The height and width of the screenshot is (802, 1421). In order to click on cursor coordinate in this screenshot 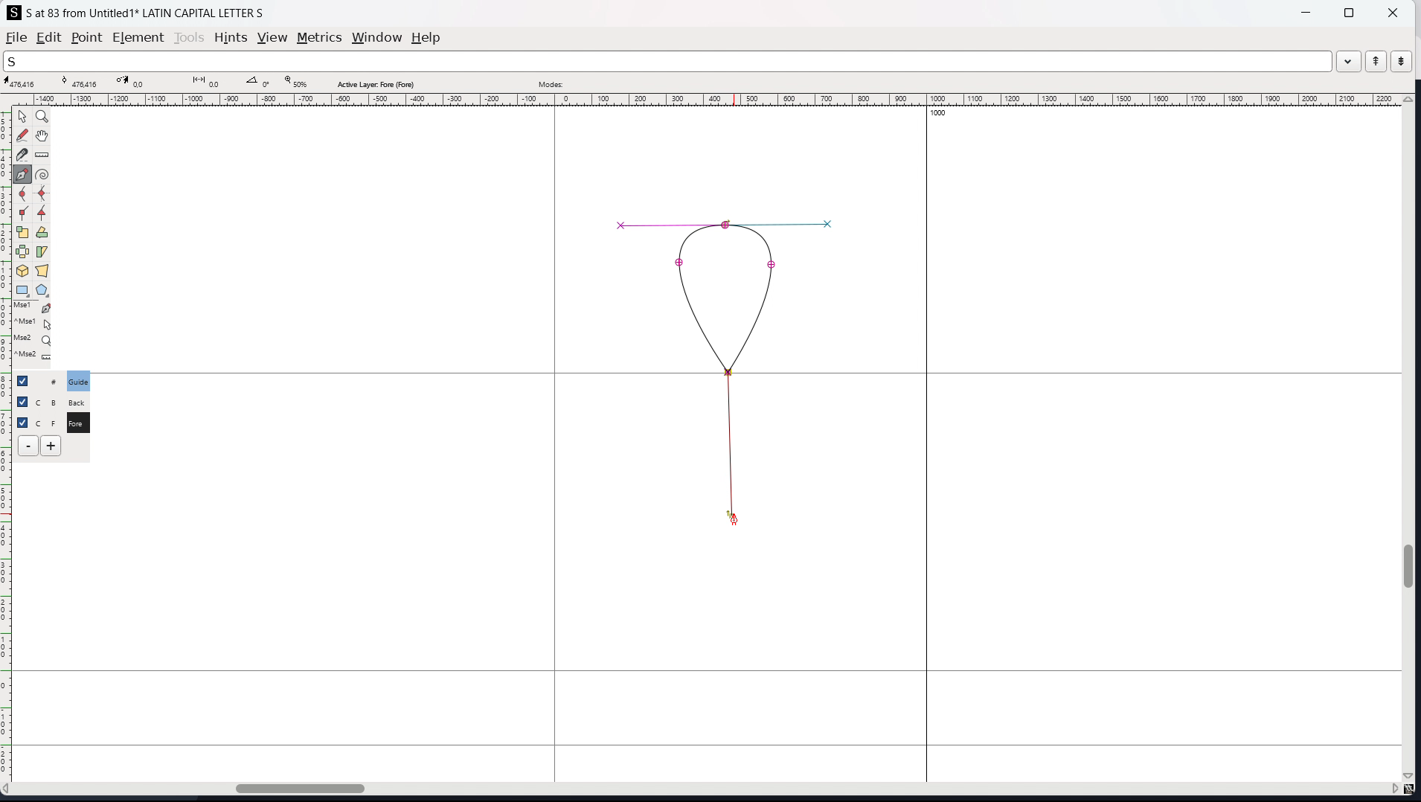, I will do `click(25, 83)`.